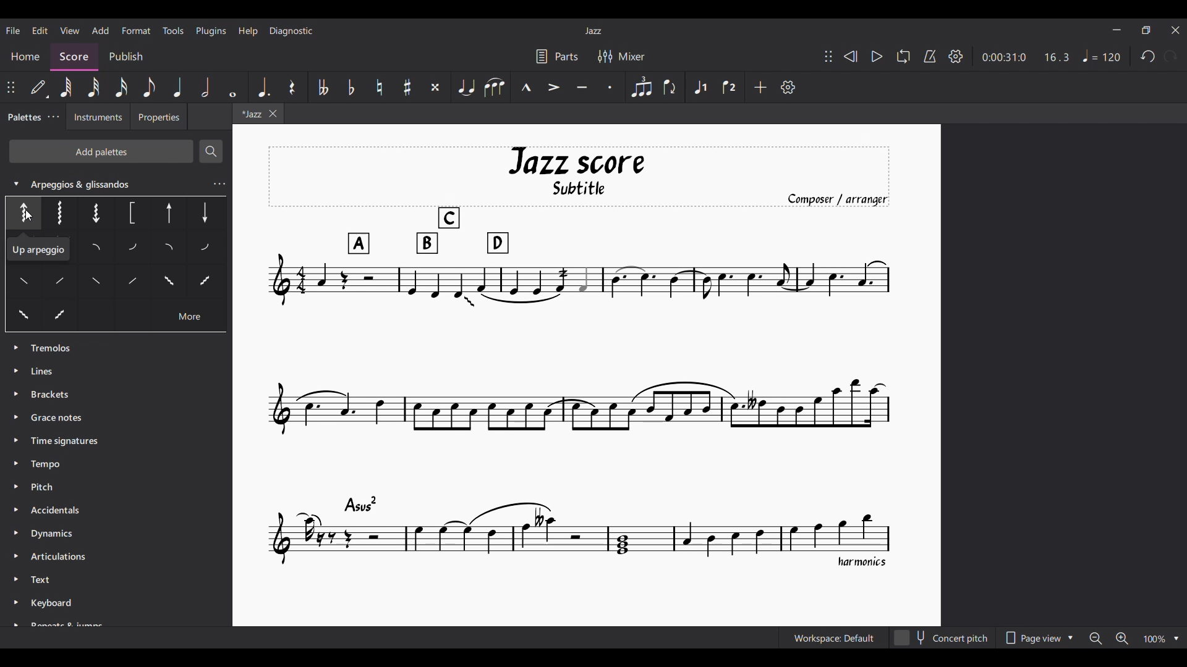 This screenshot has height=667, width=1187. I want to click on Dynamics, so click(54, 535).